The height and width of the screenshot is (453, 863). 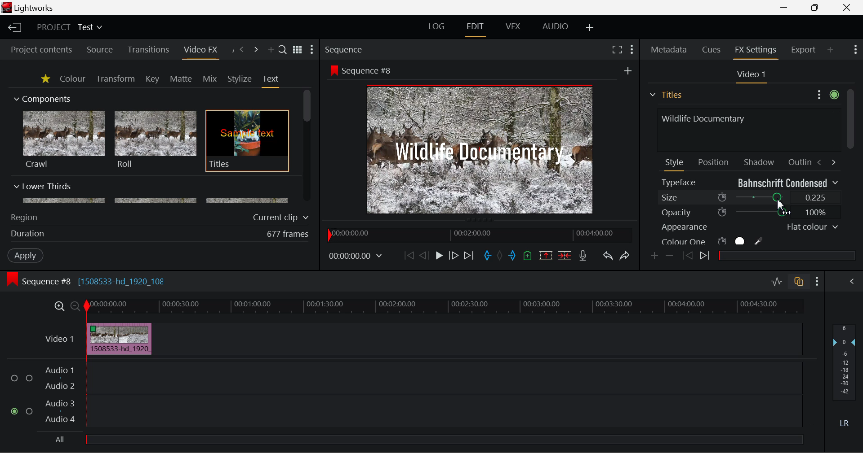 I want to click on Audio 2, so click(x=60, y=386).